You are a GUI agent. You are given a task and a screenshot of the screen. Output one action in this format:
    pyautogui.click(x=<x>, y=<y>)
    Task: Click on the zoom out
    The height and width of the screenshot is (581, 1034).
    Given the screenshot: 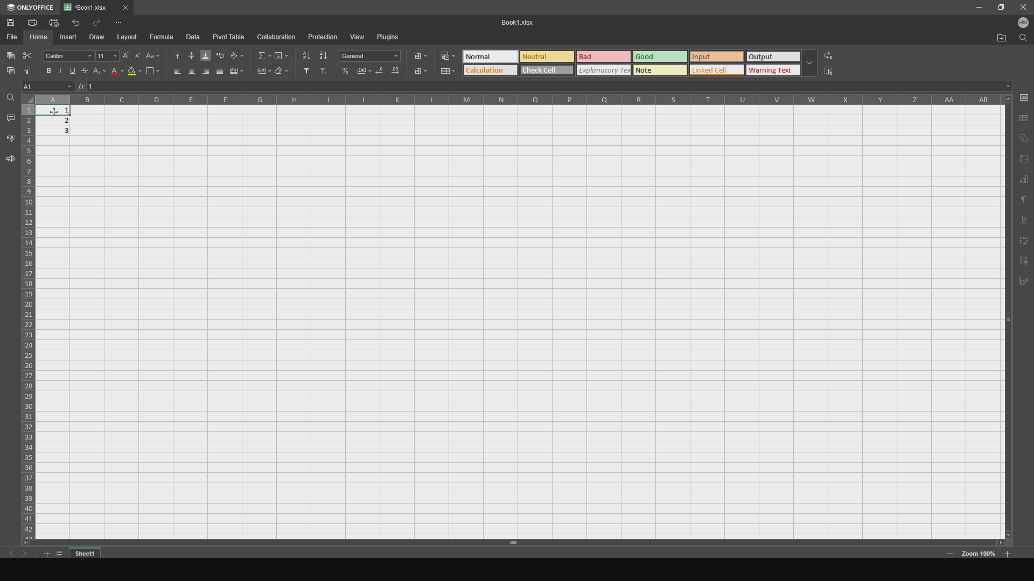 What is the action you would take?
    pyautogui.click(x=1009, y=552)
    